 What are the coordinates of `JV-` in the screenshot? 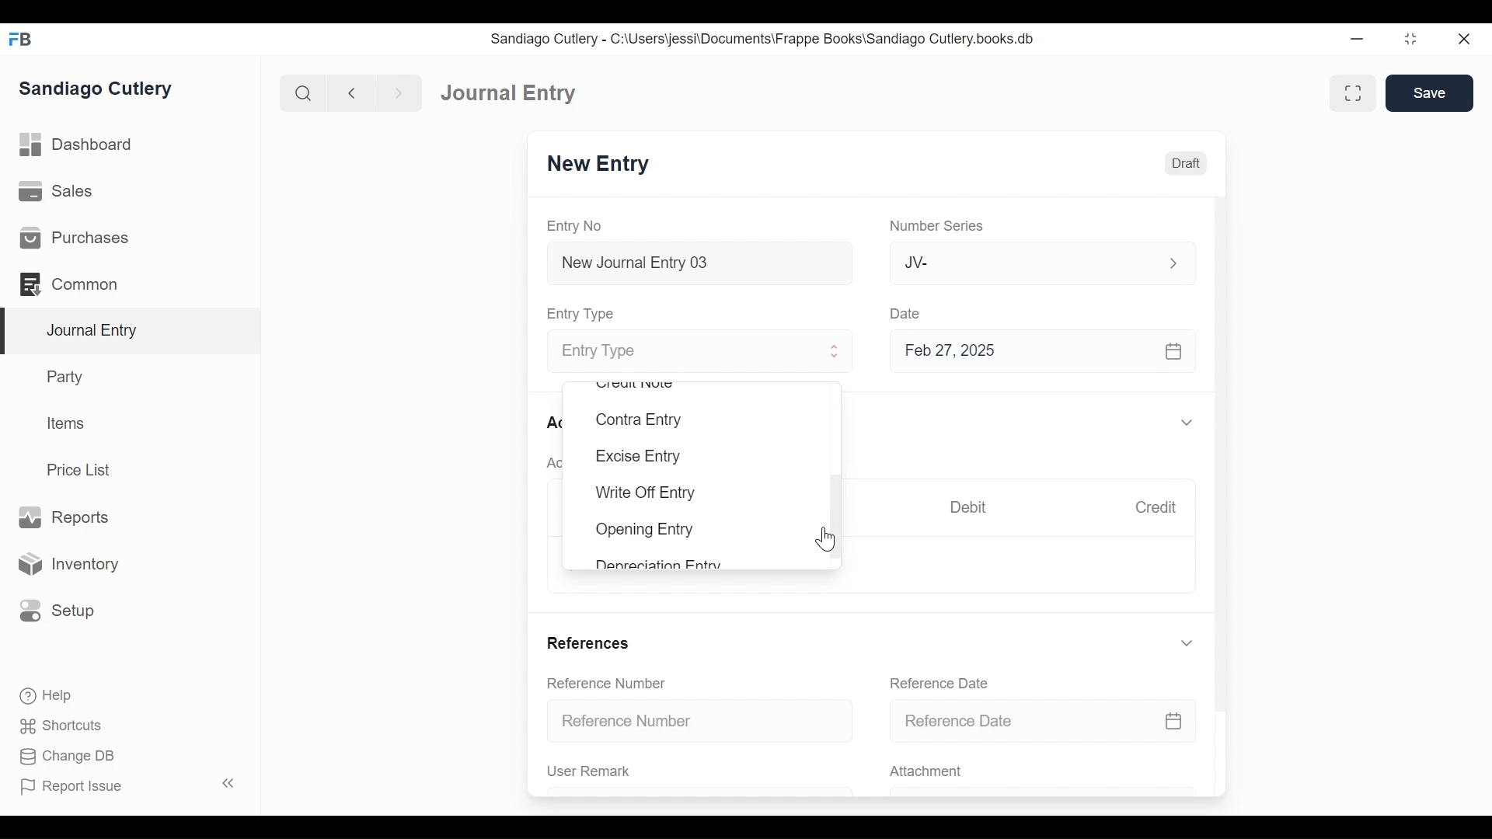 It's located at (1014, 262).